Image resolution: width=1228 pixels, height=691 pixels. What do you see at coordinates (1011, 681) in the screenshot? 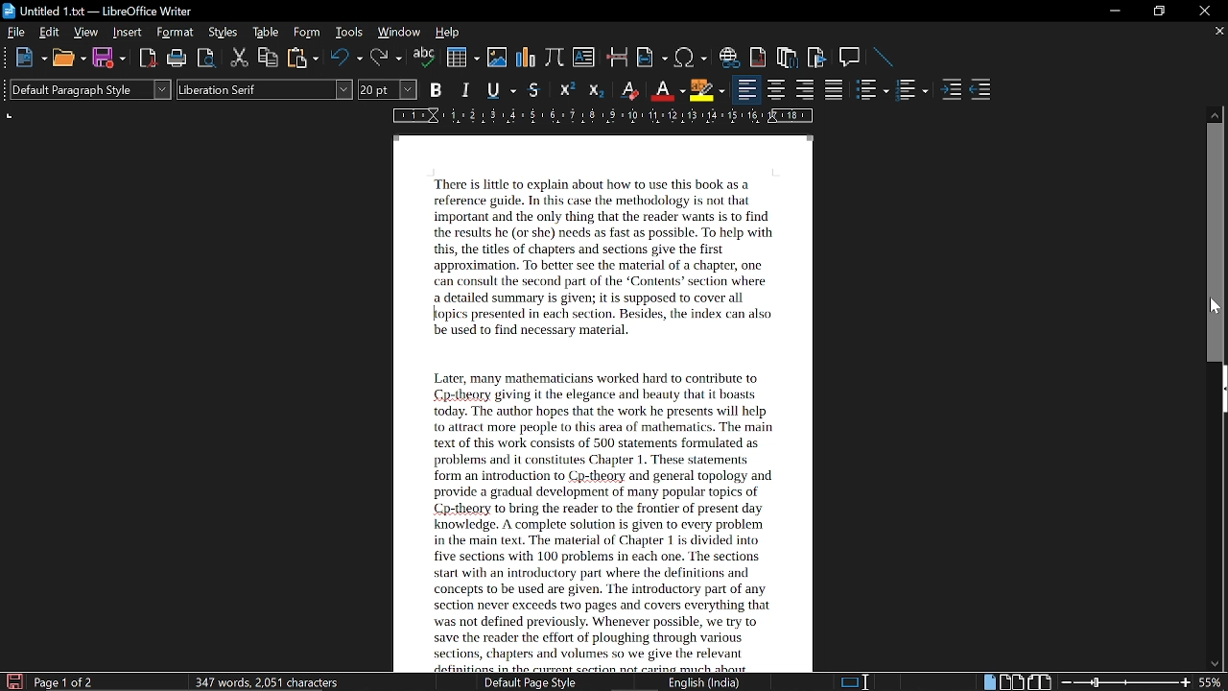
I see `multiple page view` at bounding box center [1011, 681].